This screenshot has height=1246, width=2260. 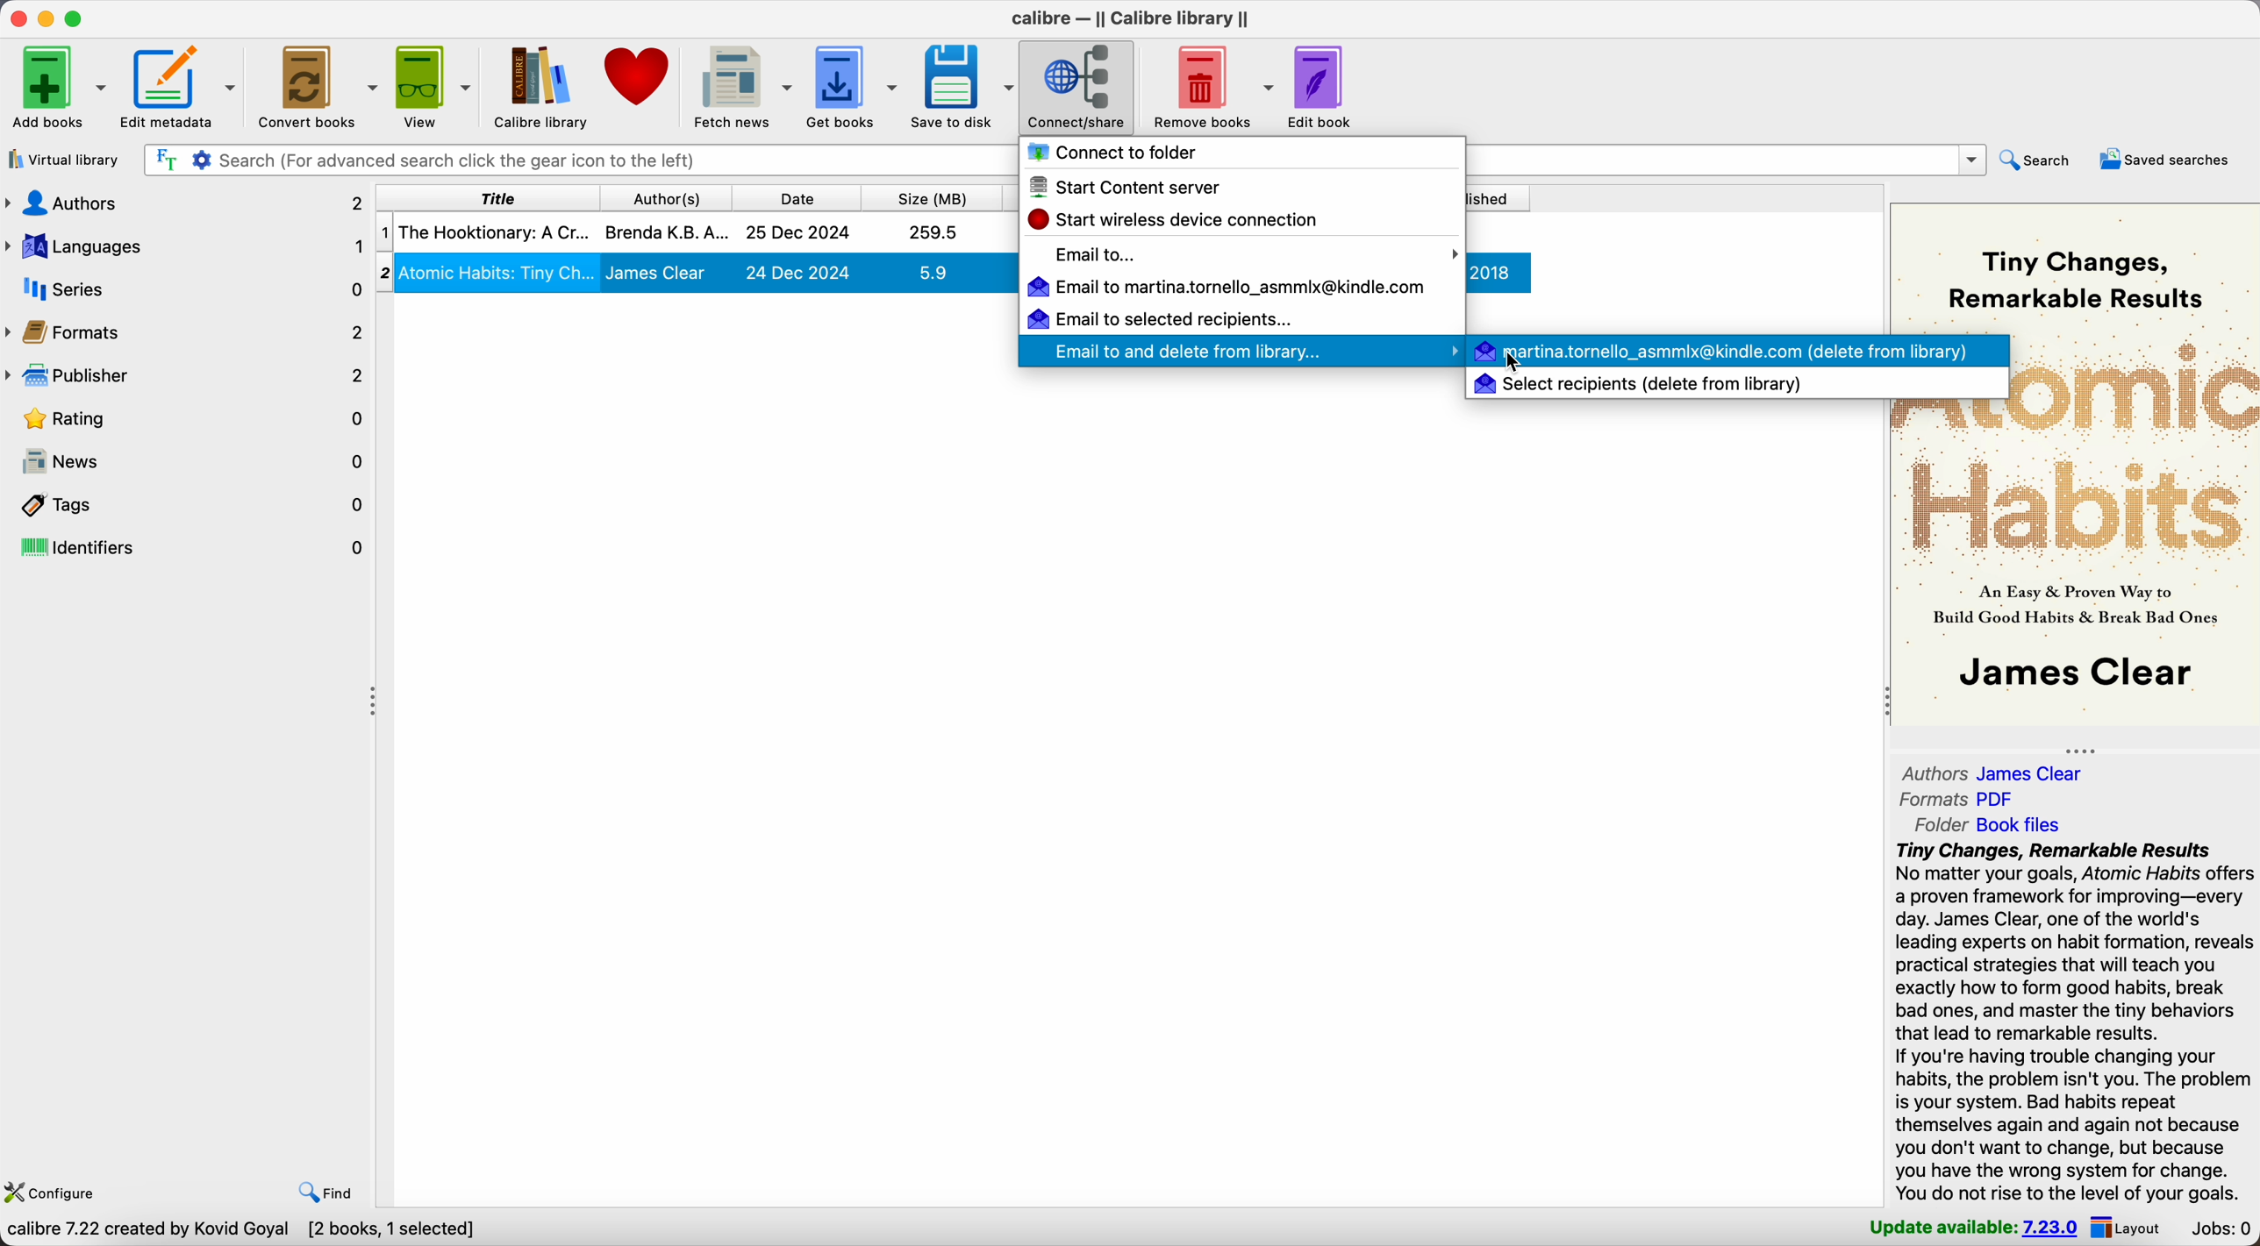 I want to click on series, so click(x=185, y=289).